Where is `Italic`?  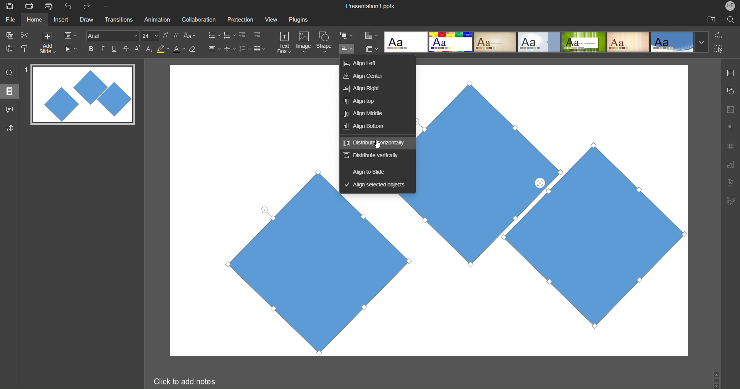 Italic is located at coordinates (103, 49).